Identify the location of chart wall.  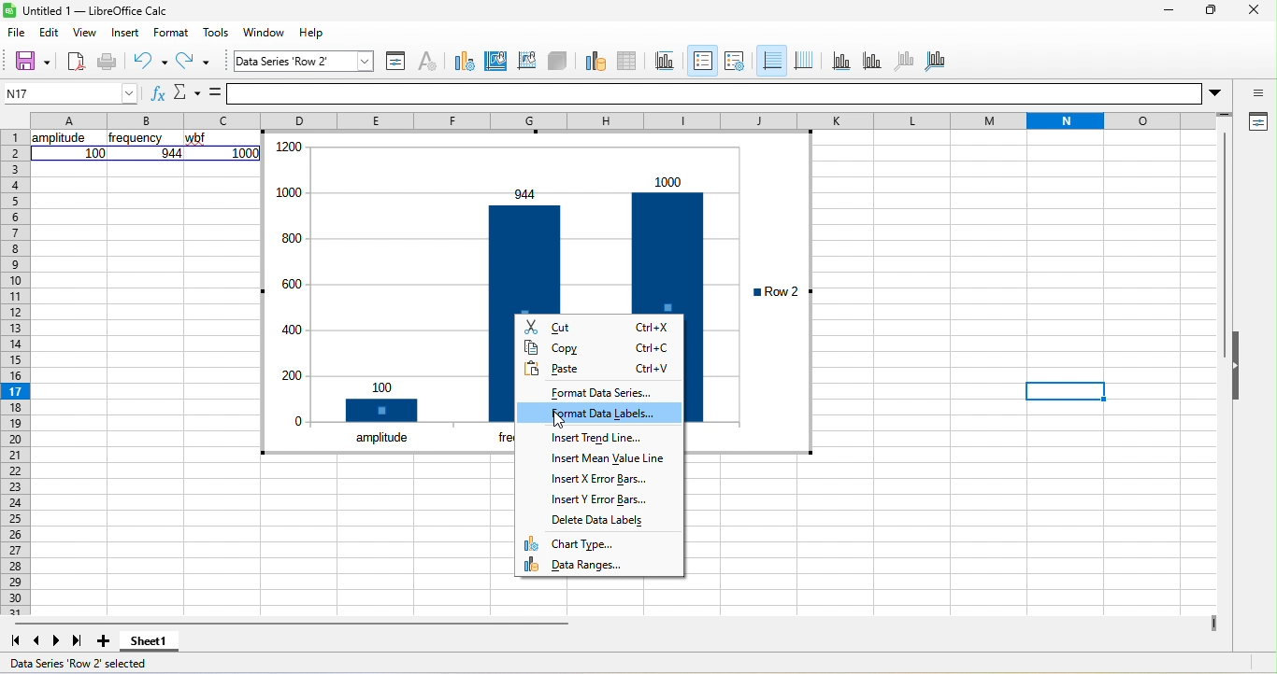
(526, 62).